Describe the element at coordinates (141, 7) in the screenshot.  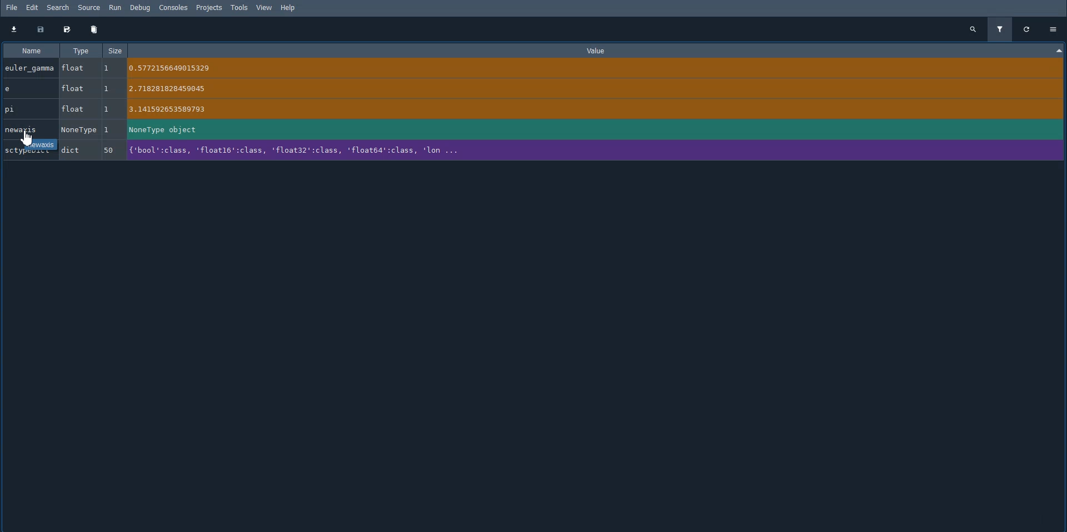
I see `Debug` at that location.